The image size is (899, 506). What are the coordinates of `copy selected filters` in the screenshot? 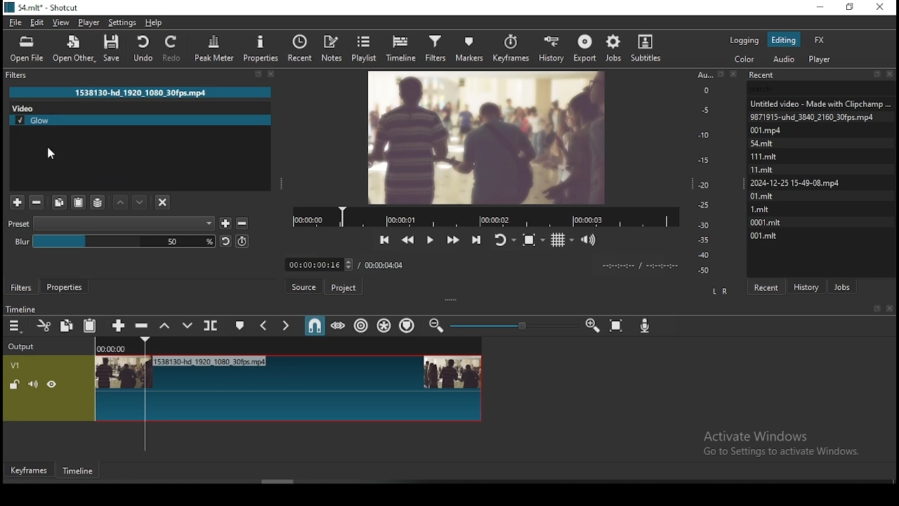 It's located at (58, 202).